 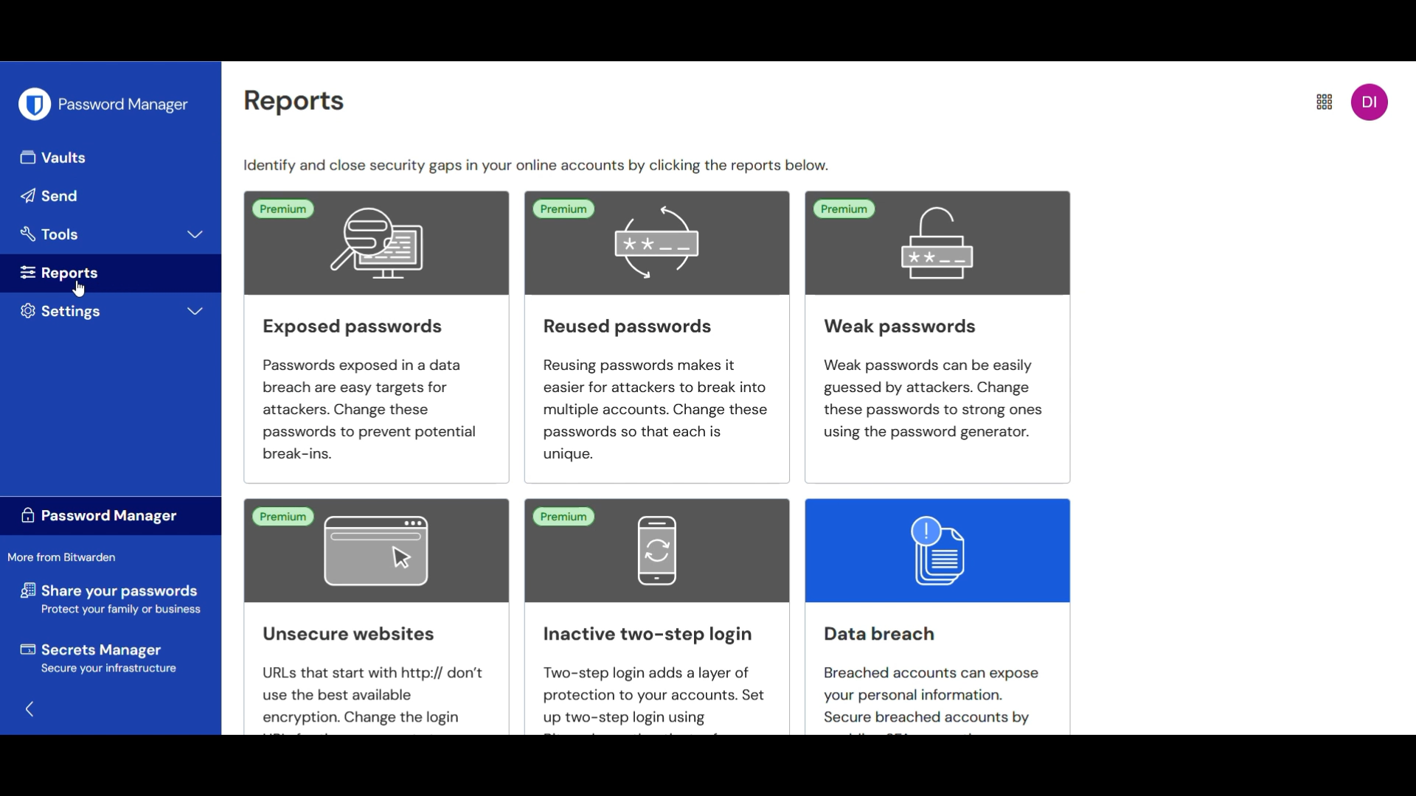 What do you see at coordinates (1327, 100) in the screenshot?
I see `More settings` at bounding box center [1327, 100].